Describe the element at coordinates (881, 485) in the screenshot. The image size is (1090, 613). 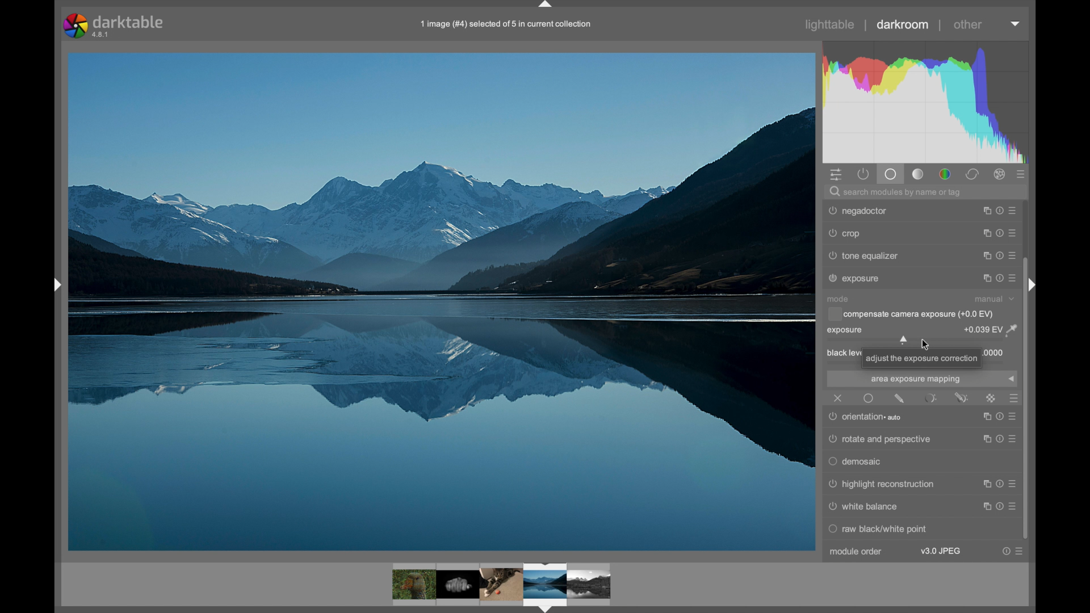
I see `O highlight reconstruction` at that location.